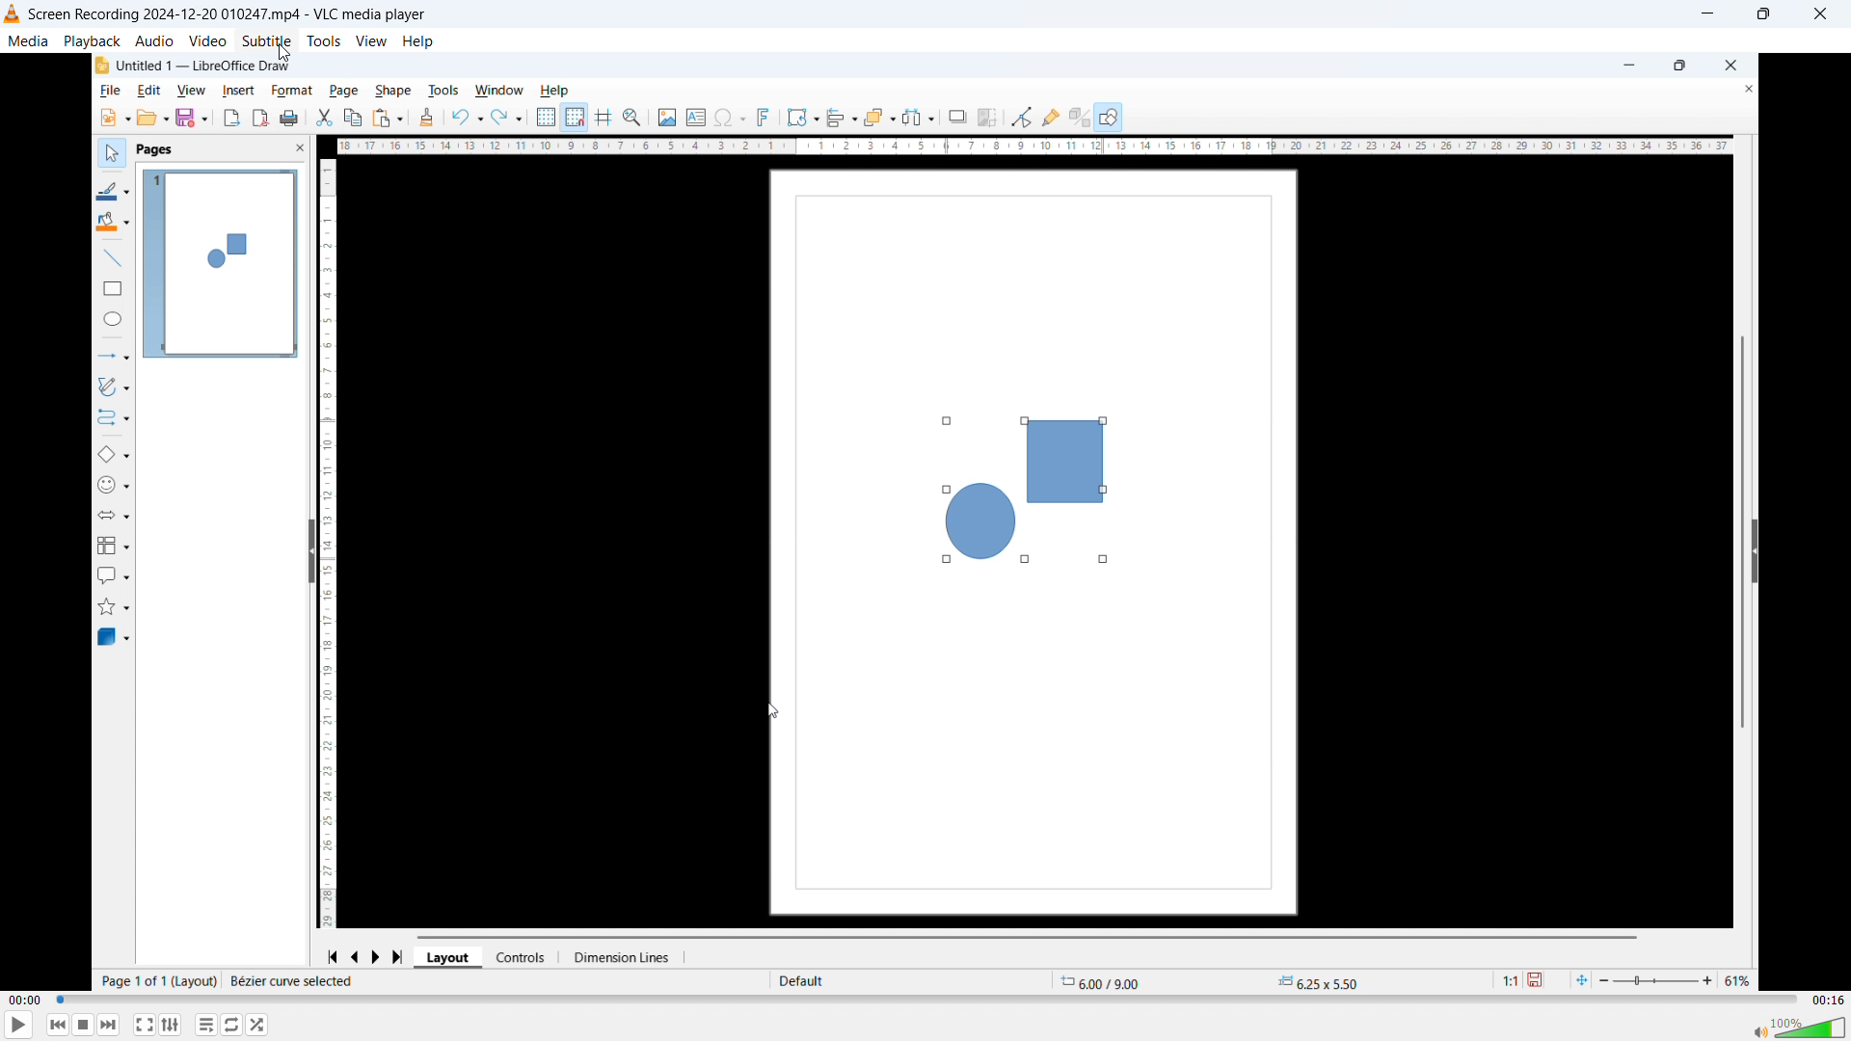  Describe the element at coordinates (230, 119) in the screenshot. I see `export` at that location.